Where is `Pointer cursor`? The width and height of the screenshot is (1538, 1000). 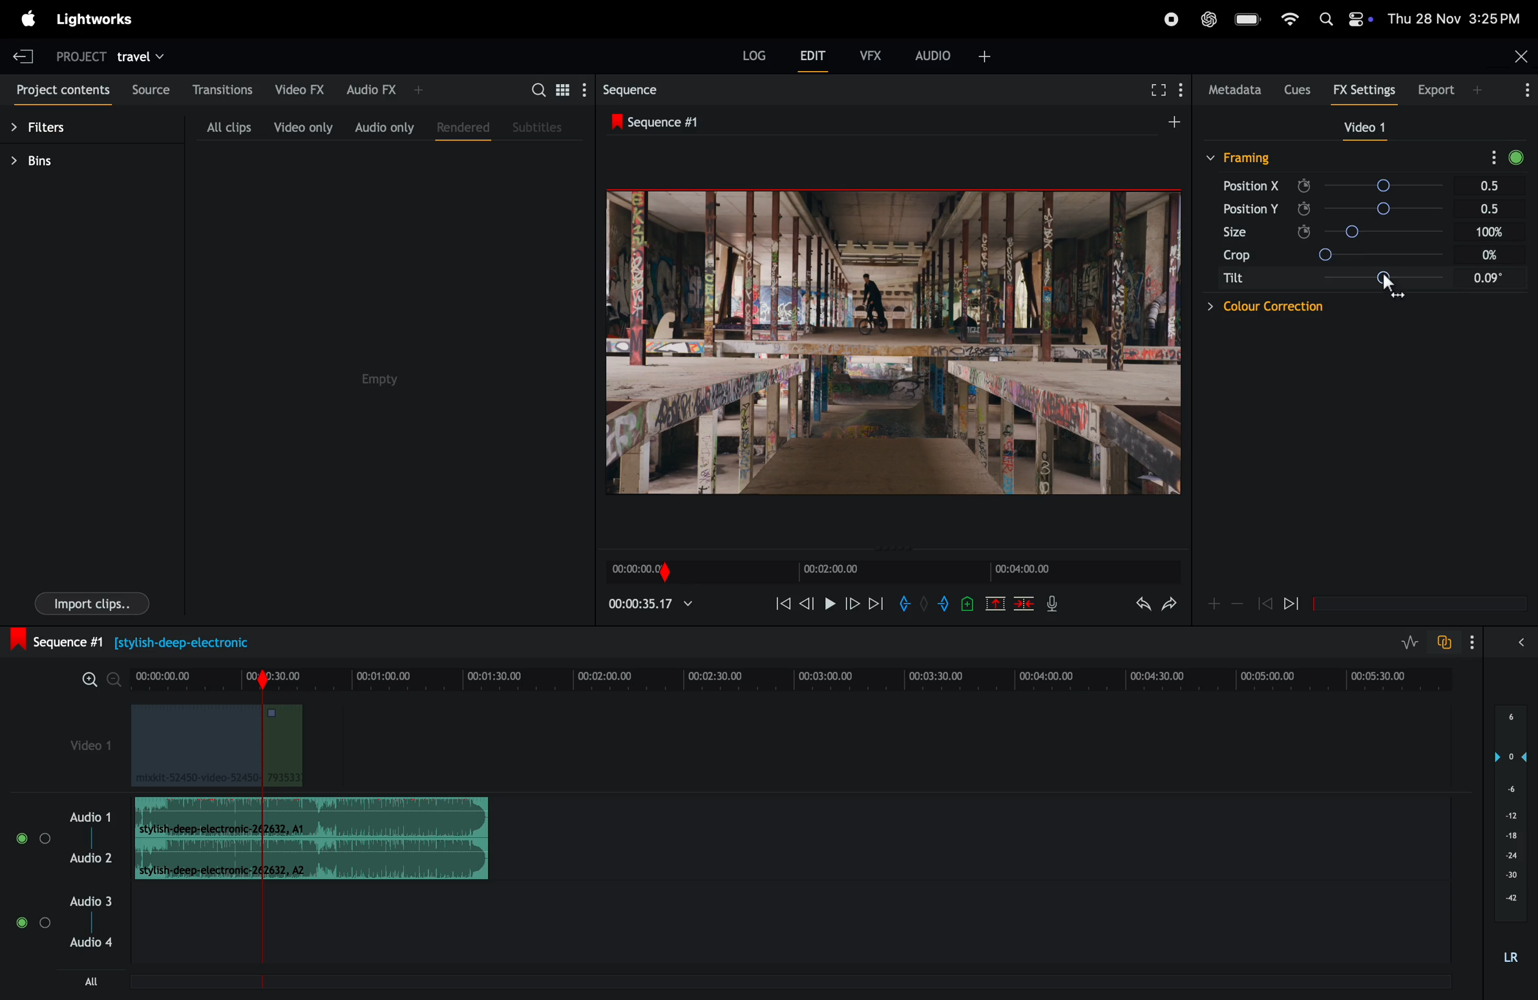
Pointer cursor is located at coordinates (1387, 289).